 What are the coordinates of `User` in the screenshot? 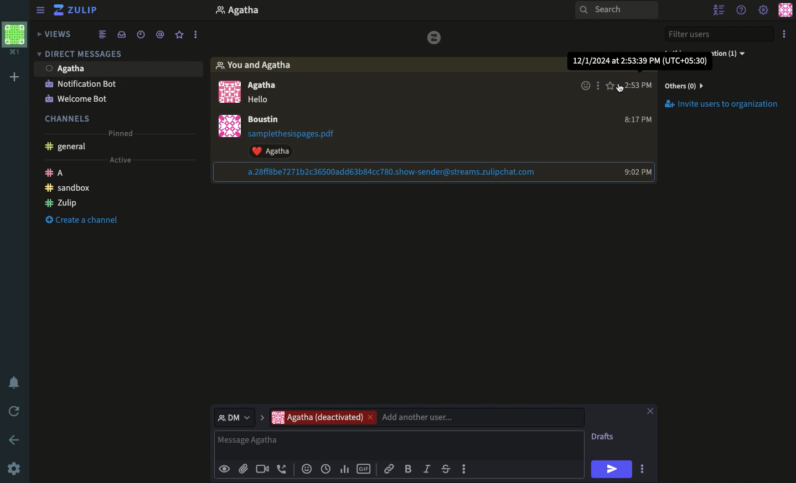 It's located at (121, 68).